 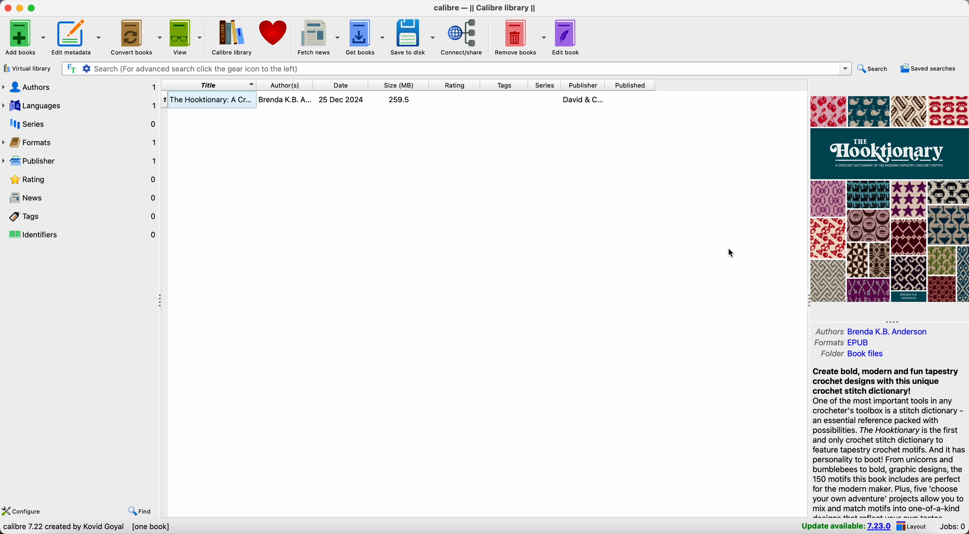 I want to click on formats, so click(x=845, y=343).